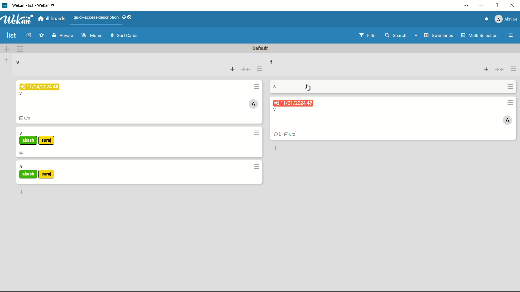 The width and height of the screenshot is (520, 292). Describe the element at coordinates (125, 36) in the screenshot. I see `sort cards` at that location.